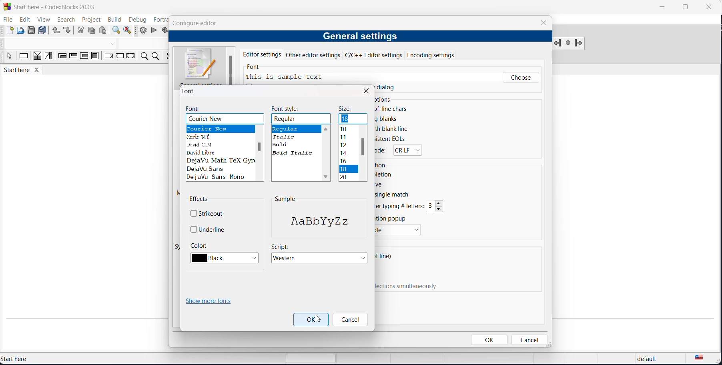 The width and height of the screenshot is (722, 365). What do you see at coordinates (386, 174) in the screenshot?
I see `eletion` at bounding box center [386, 174].